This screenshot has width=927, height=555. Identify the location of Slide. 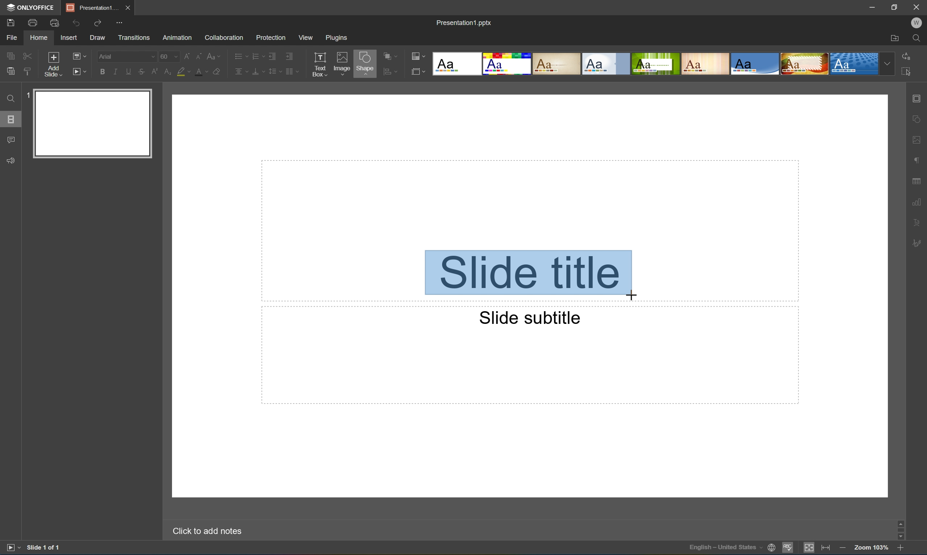
(93, 123).